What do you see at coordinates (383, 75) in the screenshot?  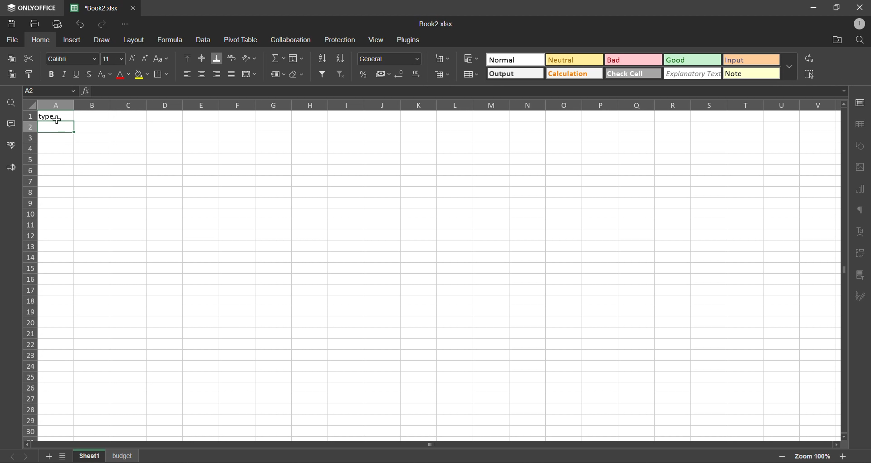 I see `accounting` at bounding box center [383, 75].